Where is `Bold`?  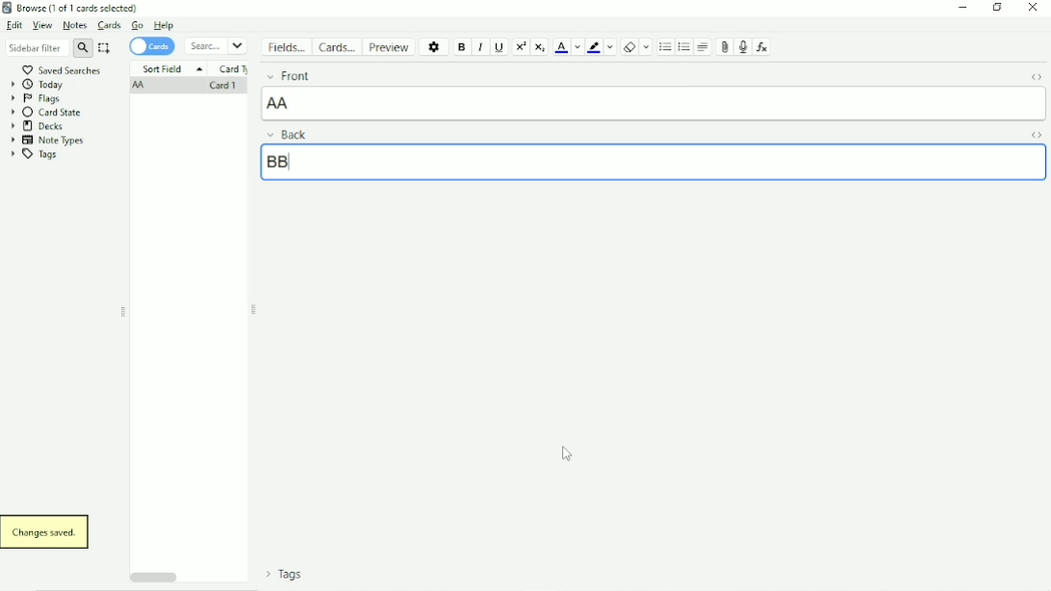 Bold is located at coordinates (462, 48).